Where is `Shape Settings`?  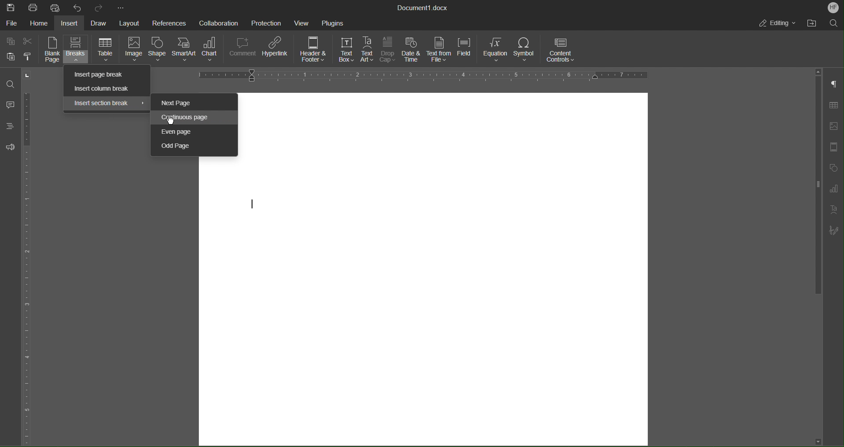 Shape Settings is located at coordinates (833, 169).